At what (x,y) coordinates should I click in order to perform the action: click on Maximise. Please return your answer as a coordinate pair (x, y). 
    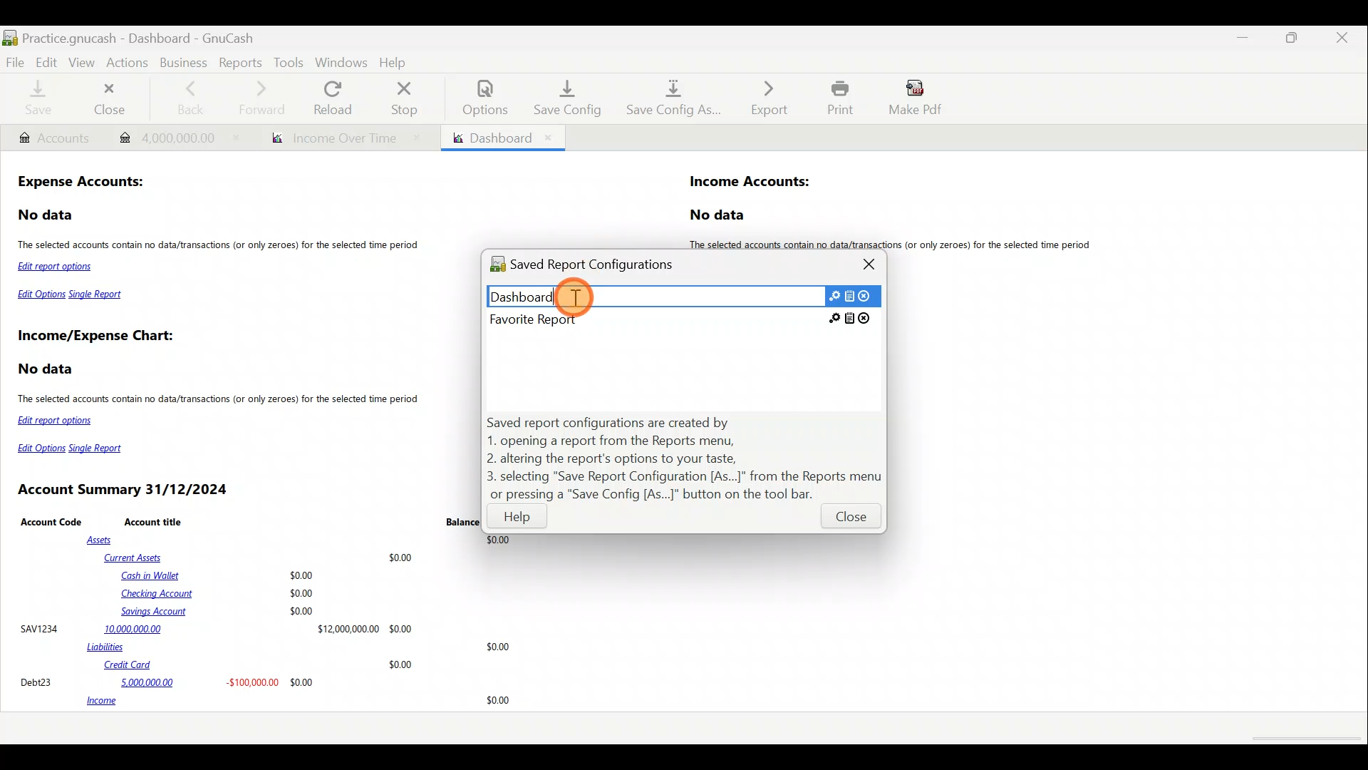
    Looking at the image, I should click on (1295, 42).